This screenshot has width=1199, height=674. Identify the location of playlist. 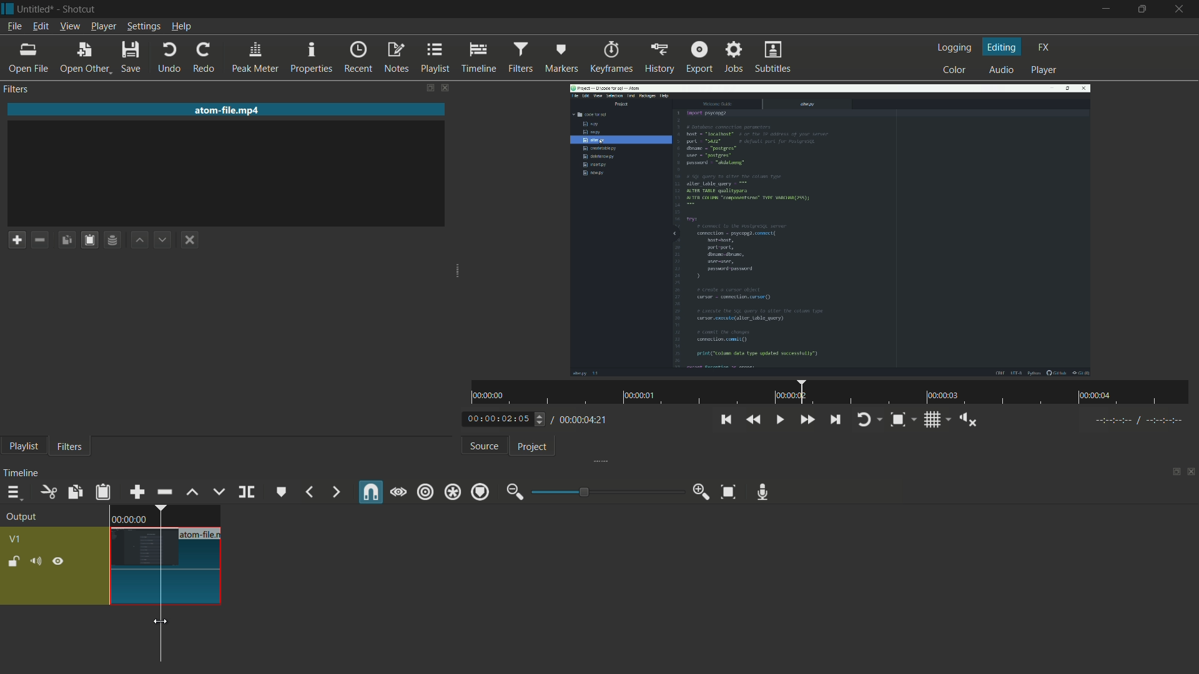
(25, 447).